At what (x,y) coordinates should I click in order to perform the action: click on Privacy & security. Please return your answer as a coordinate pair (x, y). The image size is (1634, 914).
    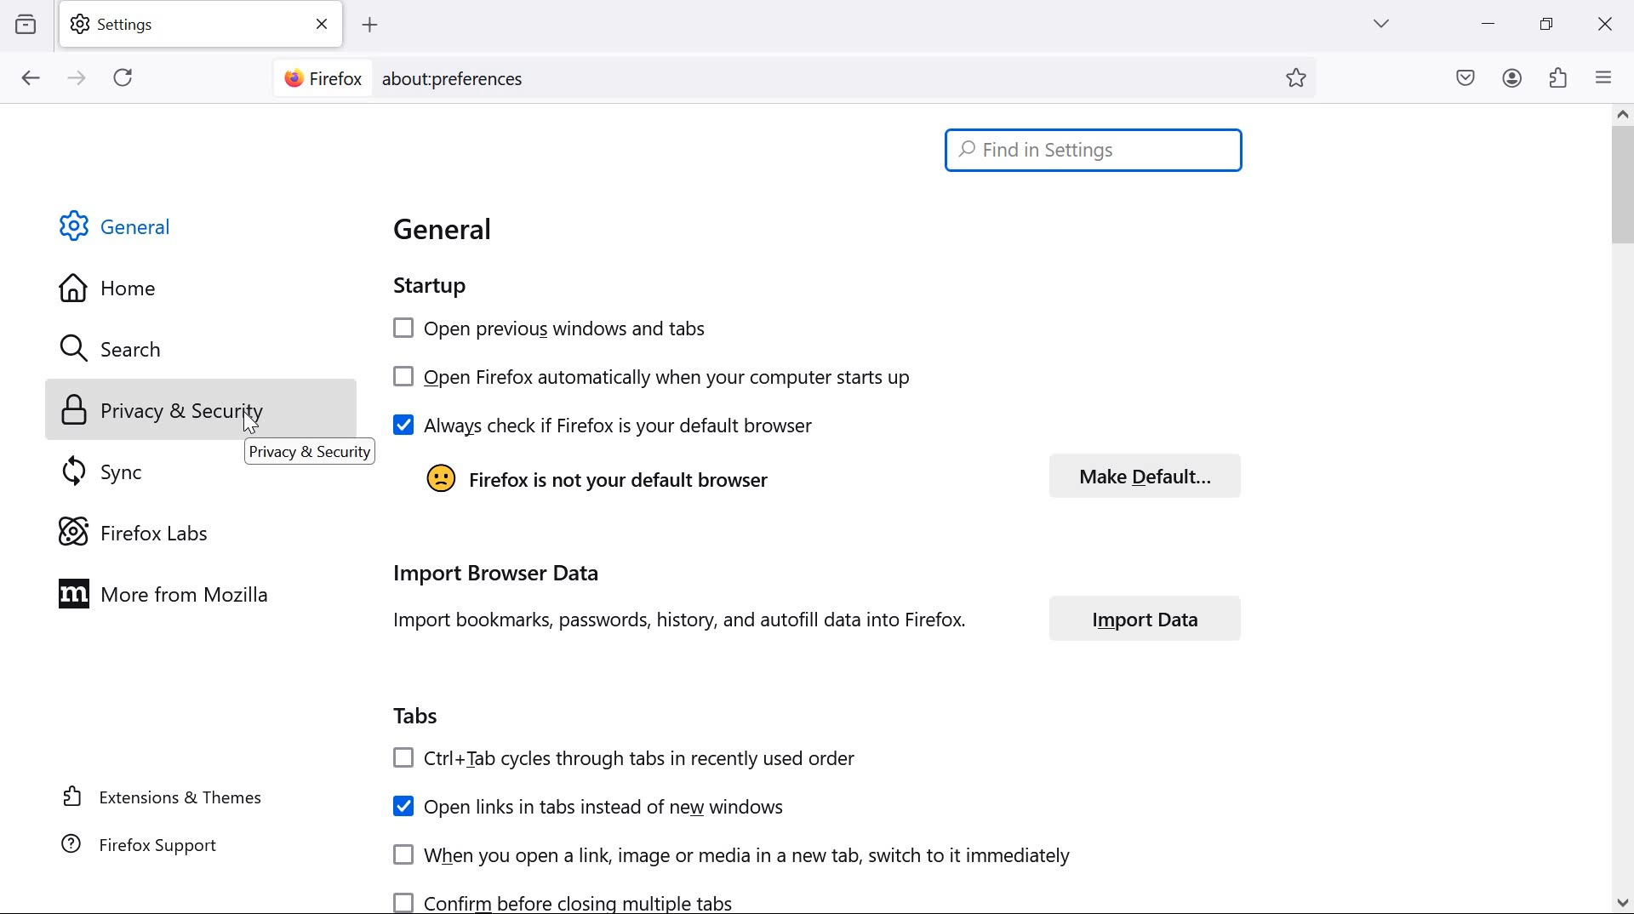
    Looking at the image, I should click on (168, 411).